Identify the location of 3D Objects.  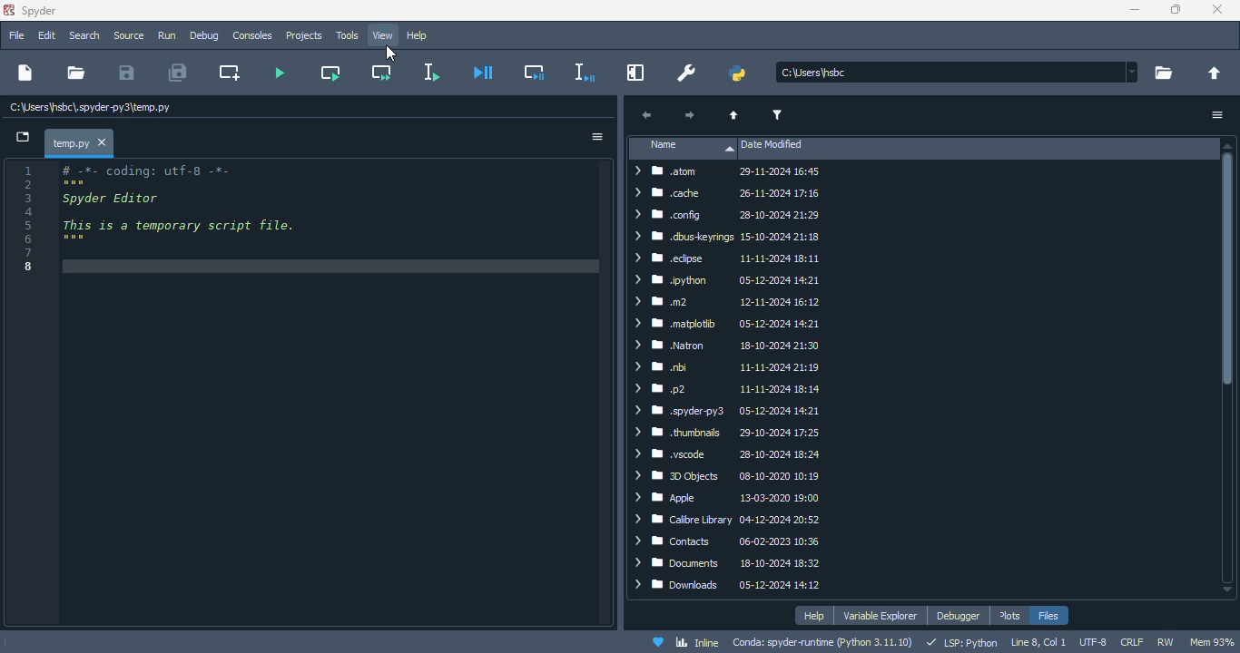
(736, 476).